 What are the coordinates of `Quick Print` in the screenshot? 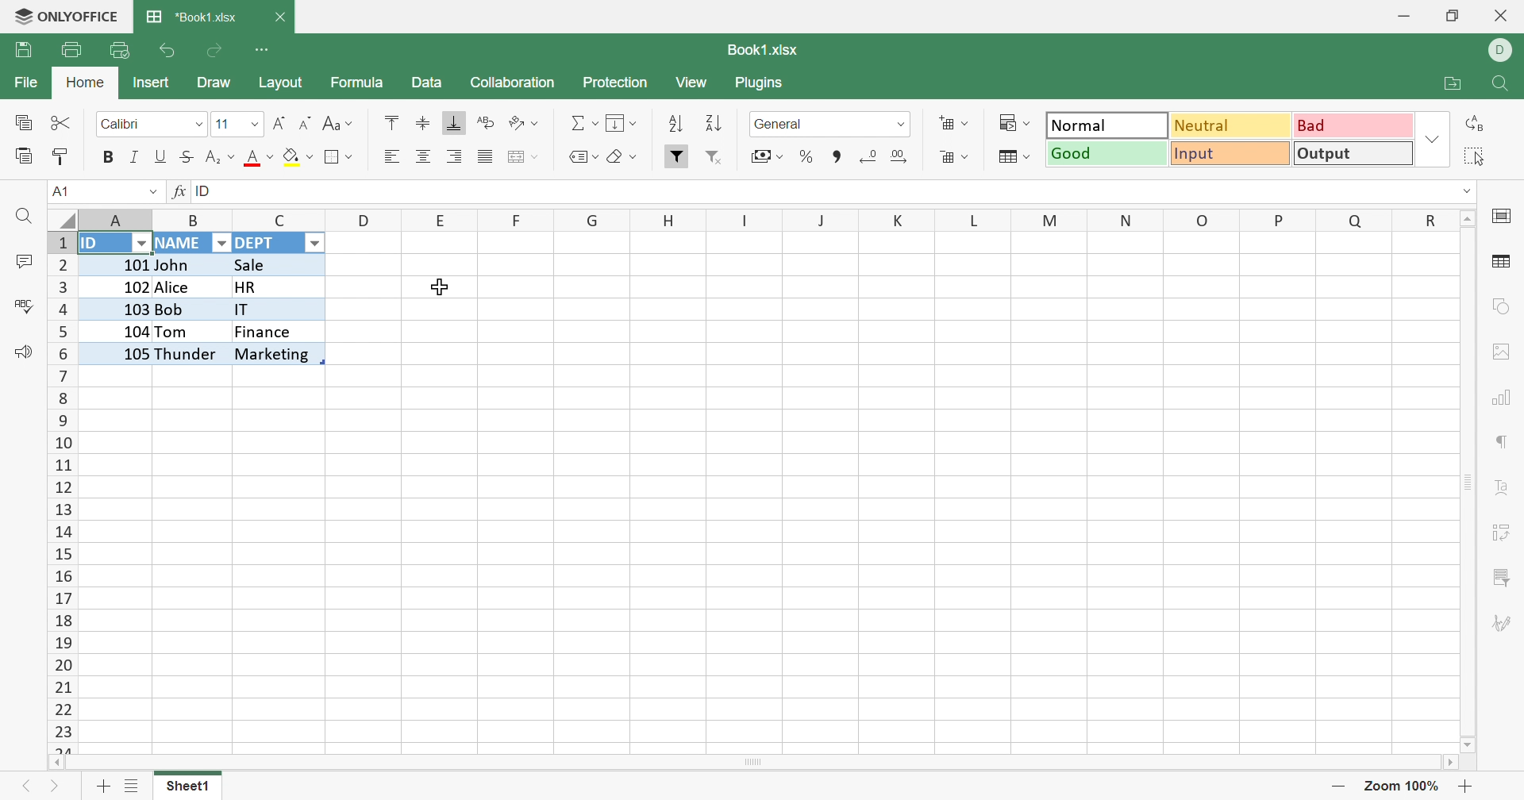 It's located at (117, 50).